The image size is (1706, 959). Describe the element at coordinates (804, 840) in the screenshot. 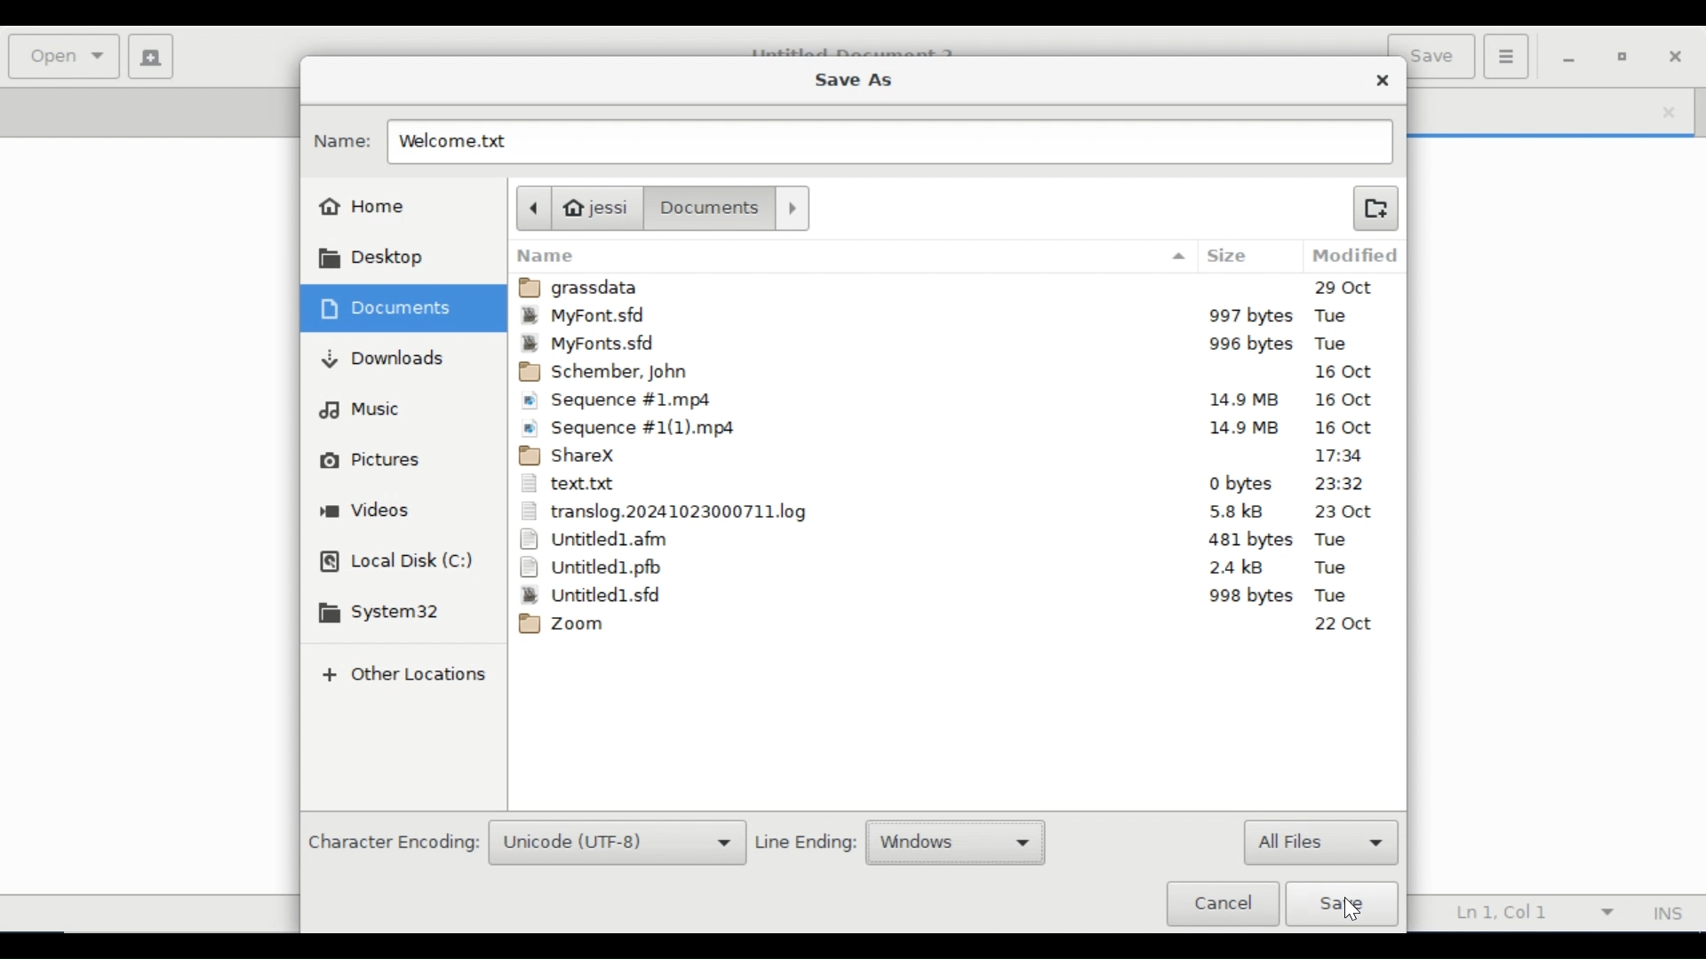

I see `Line Ending` at that location.